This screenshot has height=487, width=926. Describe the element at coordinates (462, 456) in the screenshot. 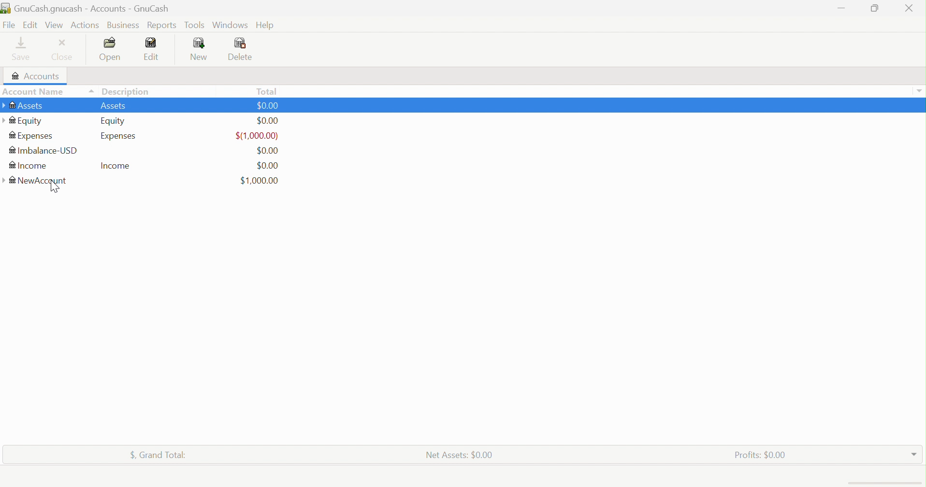

I see `Net Assets: $0.00` at that location.